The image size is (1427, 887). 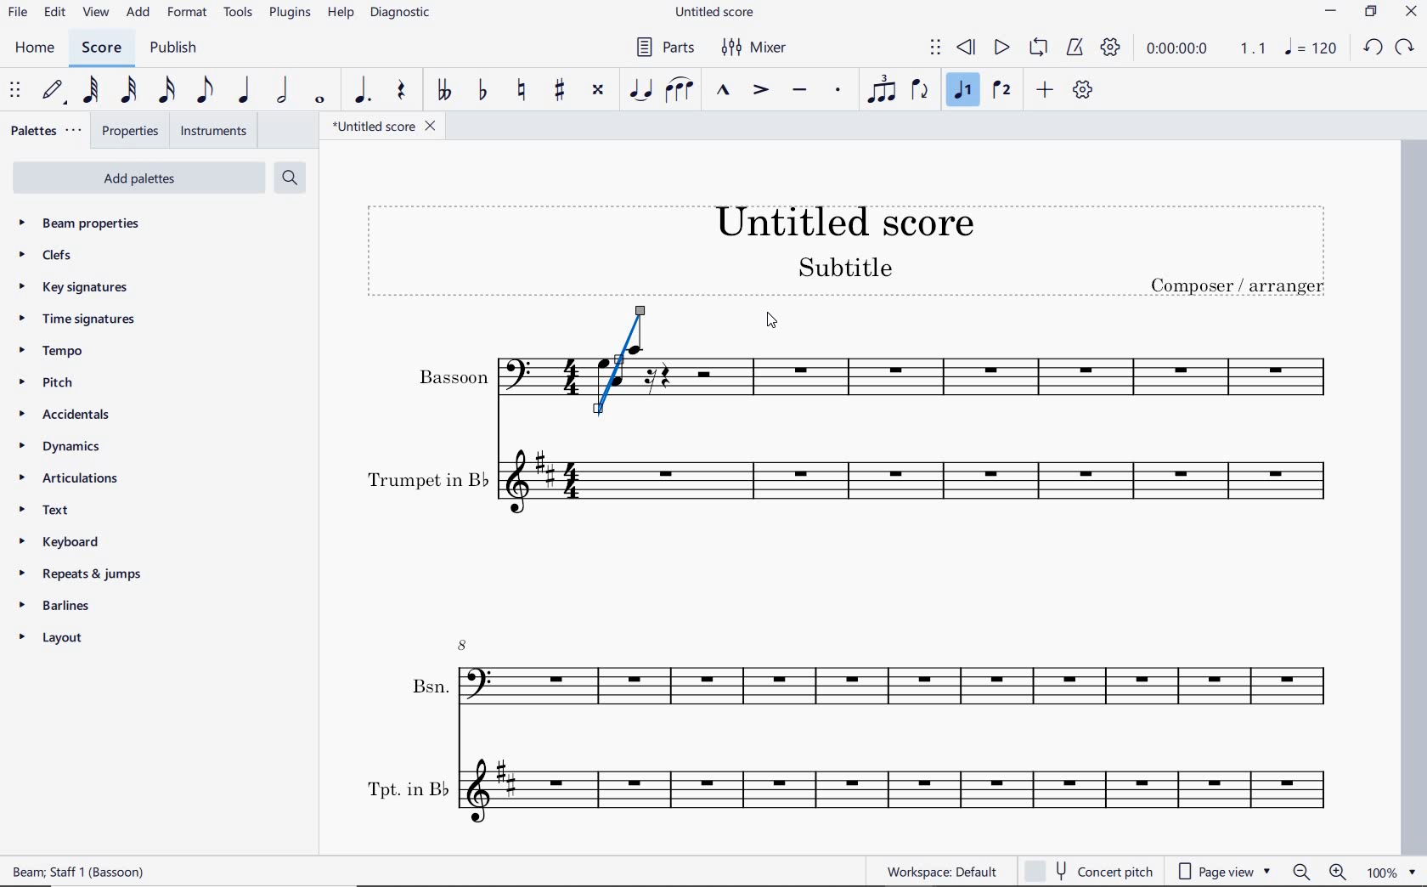 I want to click on search palettes, so click(x=291, y=178).